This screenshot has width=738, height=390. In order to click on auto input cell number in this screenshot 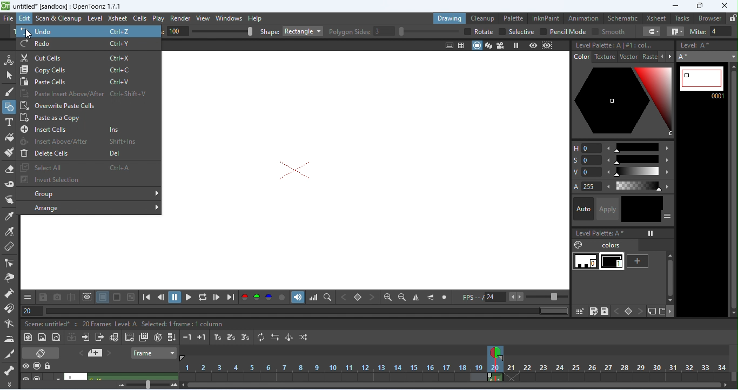, I will do `click(160, 338)`.